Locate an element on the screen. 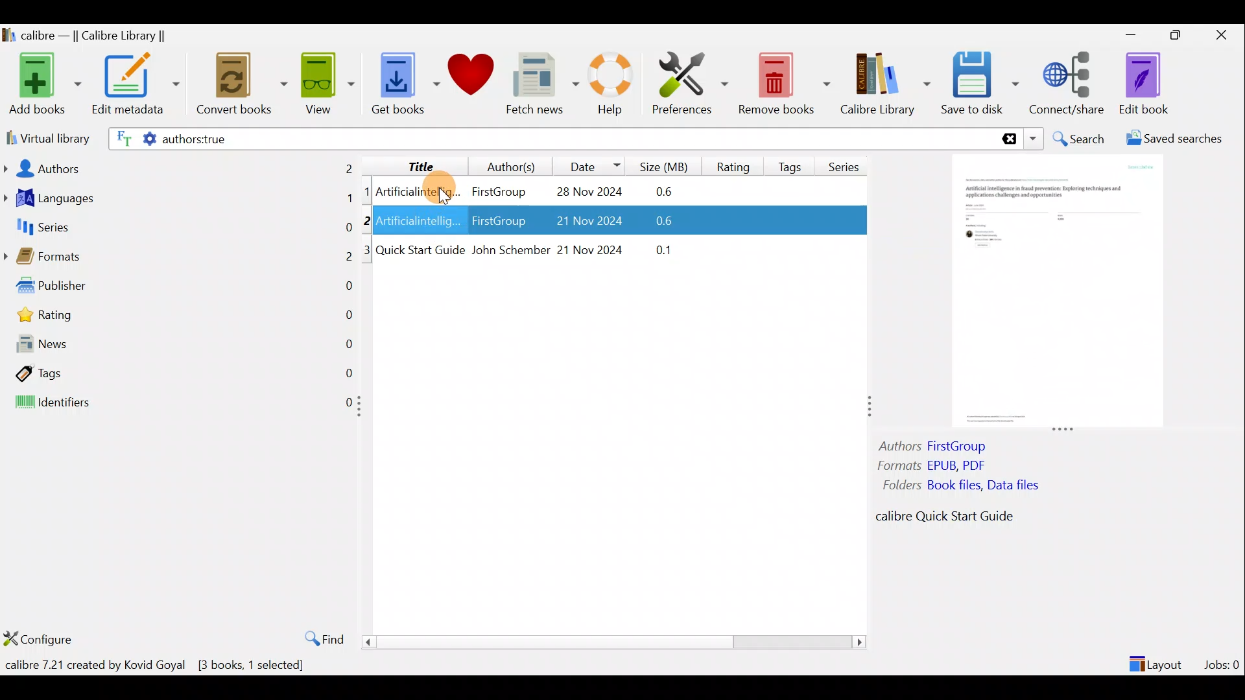 This screenshot has height=700, width=1245. Tags is located at coordinates (179, 372).